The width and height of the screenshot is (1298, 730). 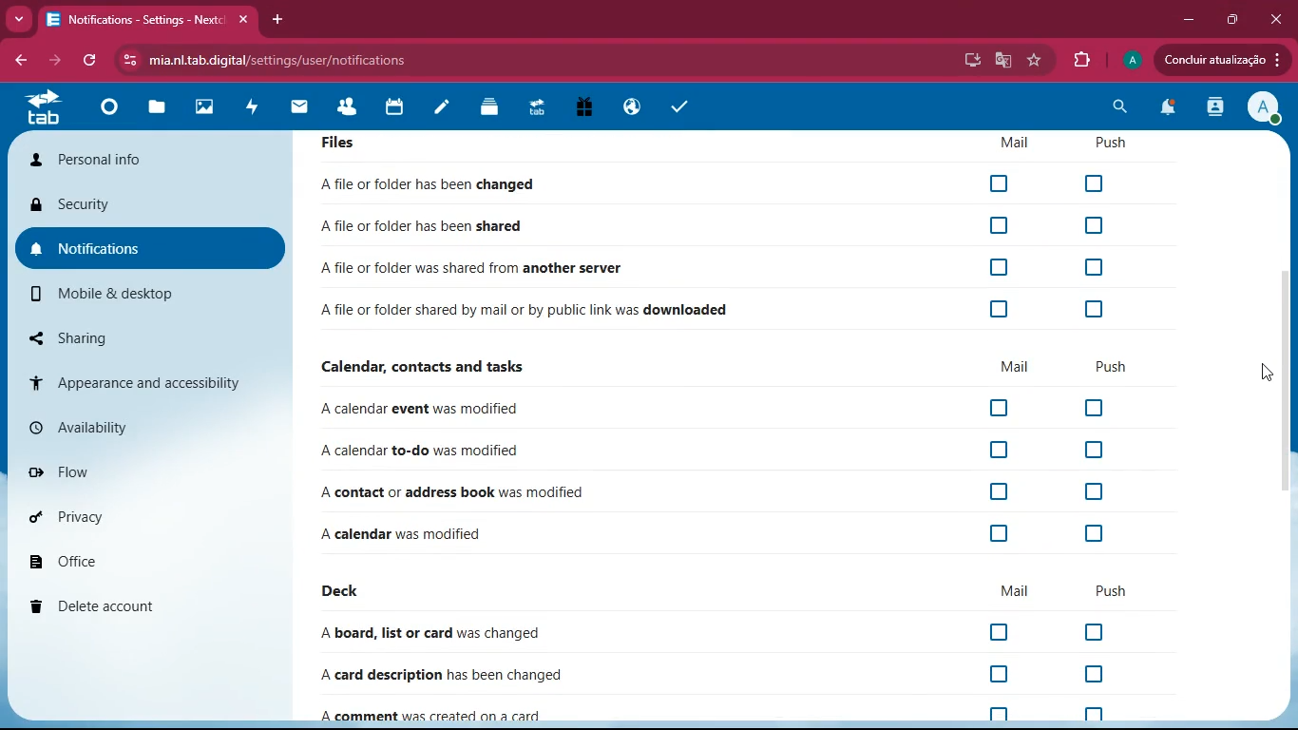 What do you see at coordinates (1098, 533) in the screenshot?
I see `off` at bounding box center [1098, 533].